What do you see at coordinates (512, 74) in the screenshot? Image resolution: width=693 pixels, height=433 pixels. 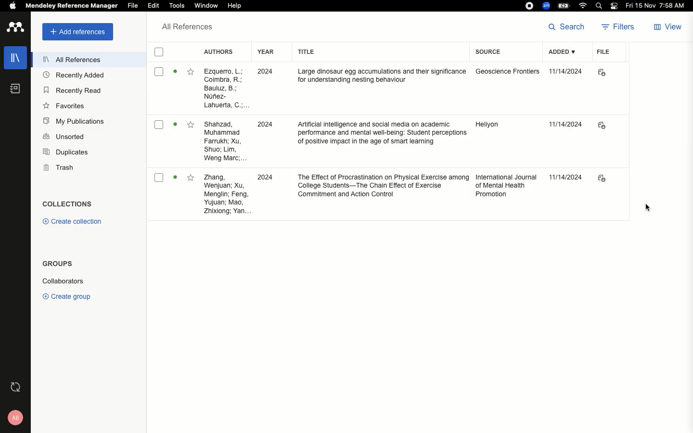 I see `Geoscience frontiers` at bounding box center [512, 74].